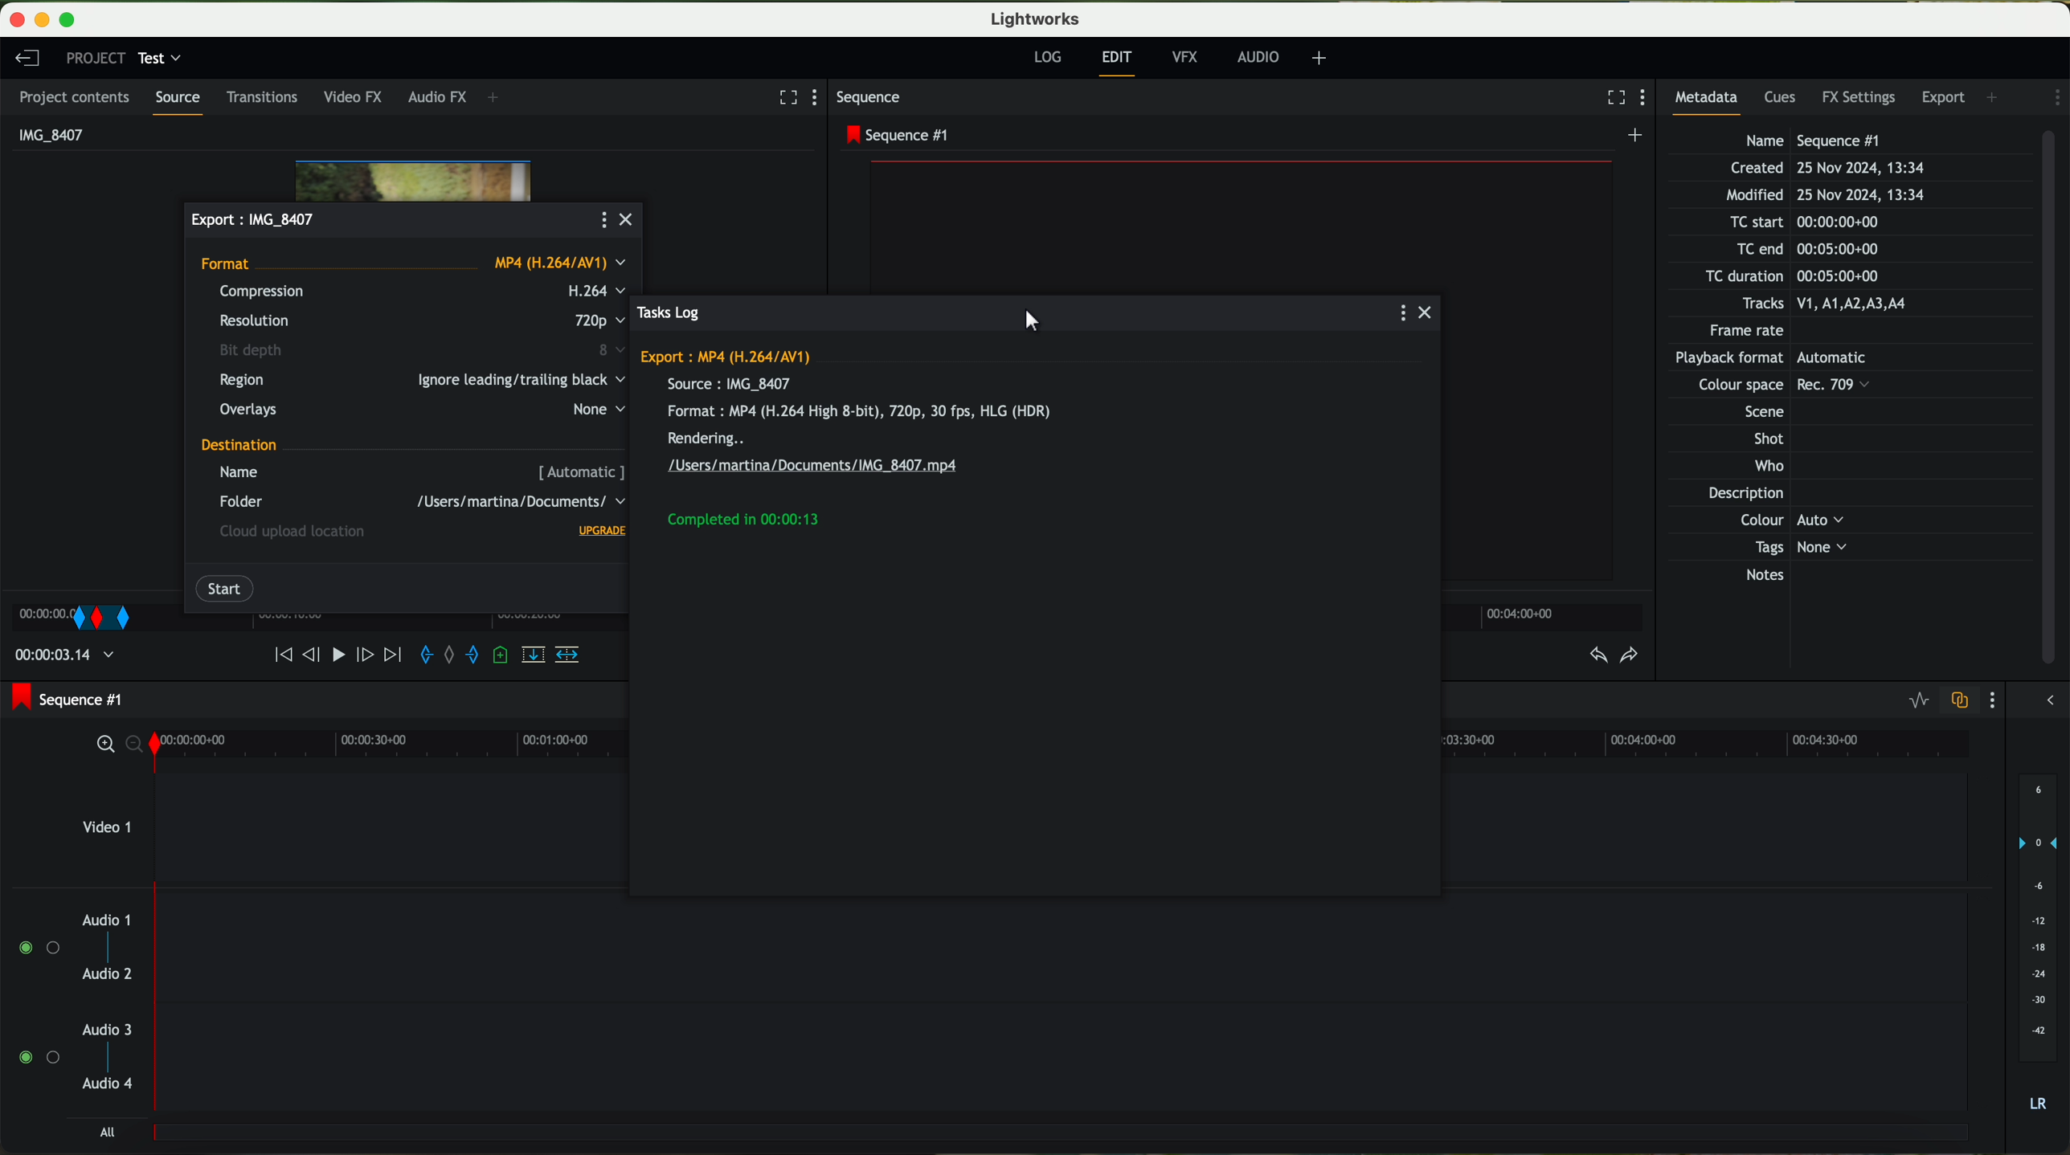  I want to click on FX settings, so click(1860, 96).